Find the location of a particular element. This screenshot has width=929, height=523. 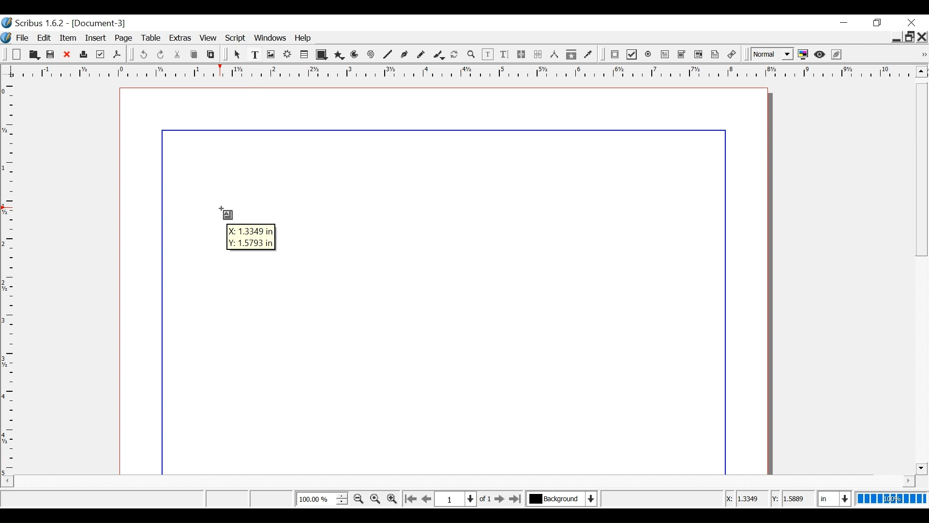

Cut is located at coordinates (178, 53).